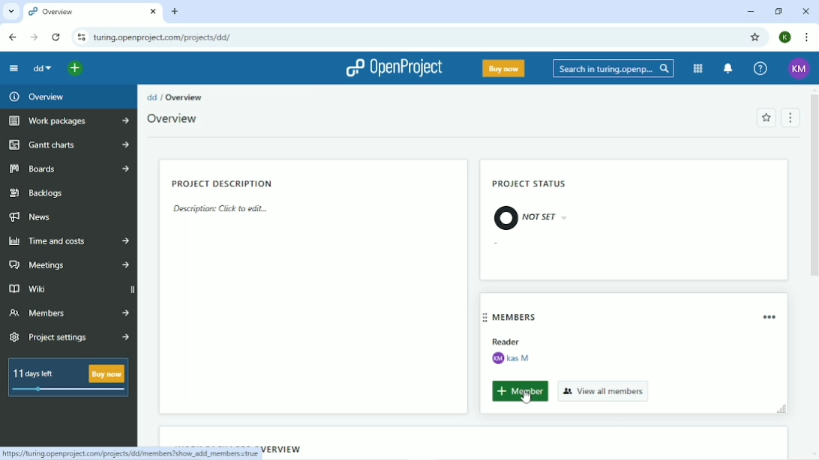 The height and width of the screenshot is (460, 819). I want to click on Gantt charts, so click(67, 145).